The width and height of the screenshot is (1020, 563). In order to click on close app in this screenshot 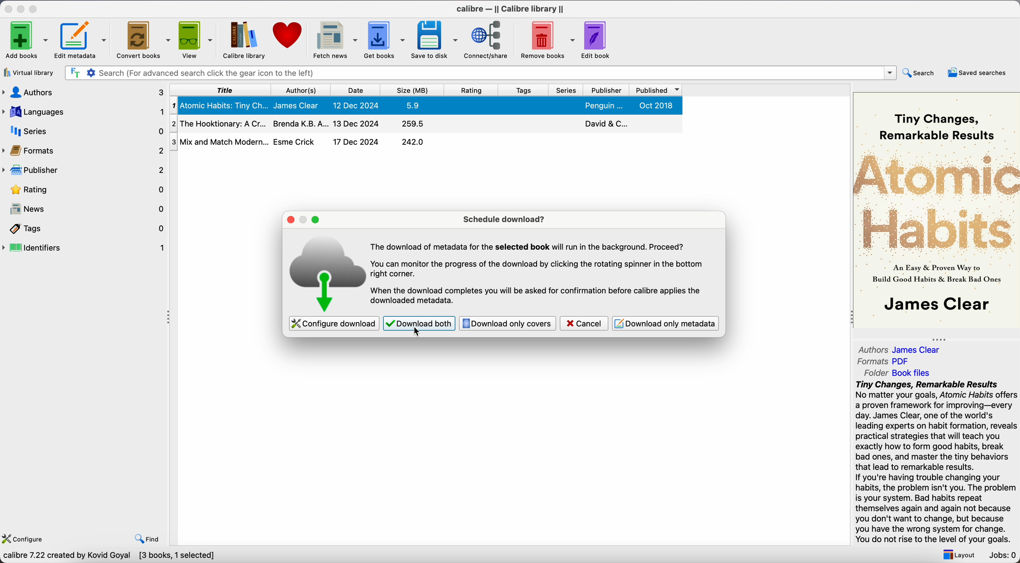, I will do `click(8, 9)`.